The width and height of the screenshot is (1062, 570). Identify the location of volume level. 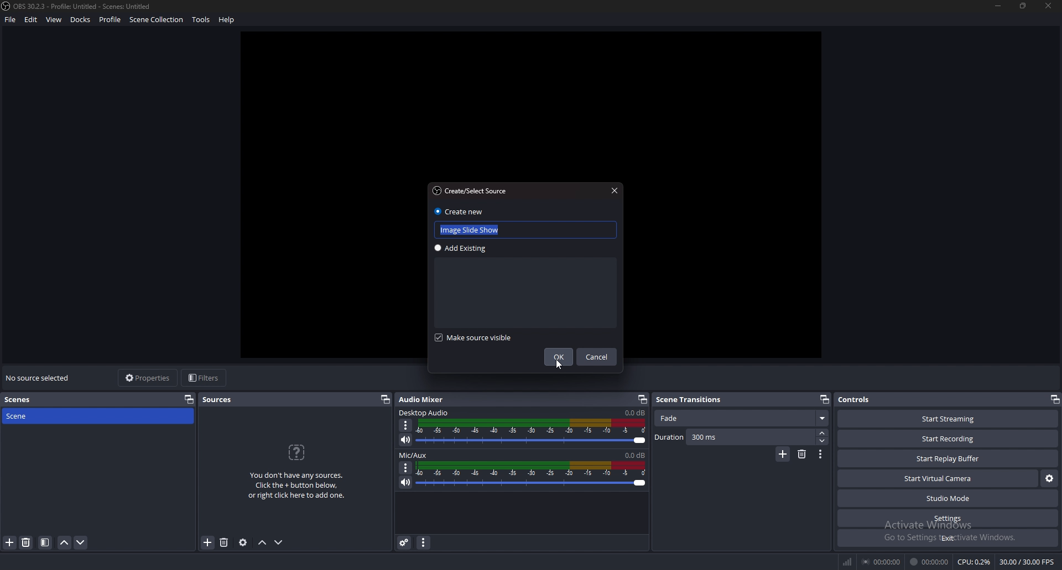
(635, 455).